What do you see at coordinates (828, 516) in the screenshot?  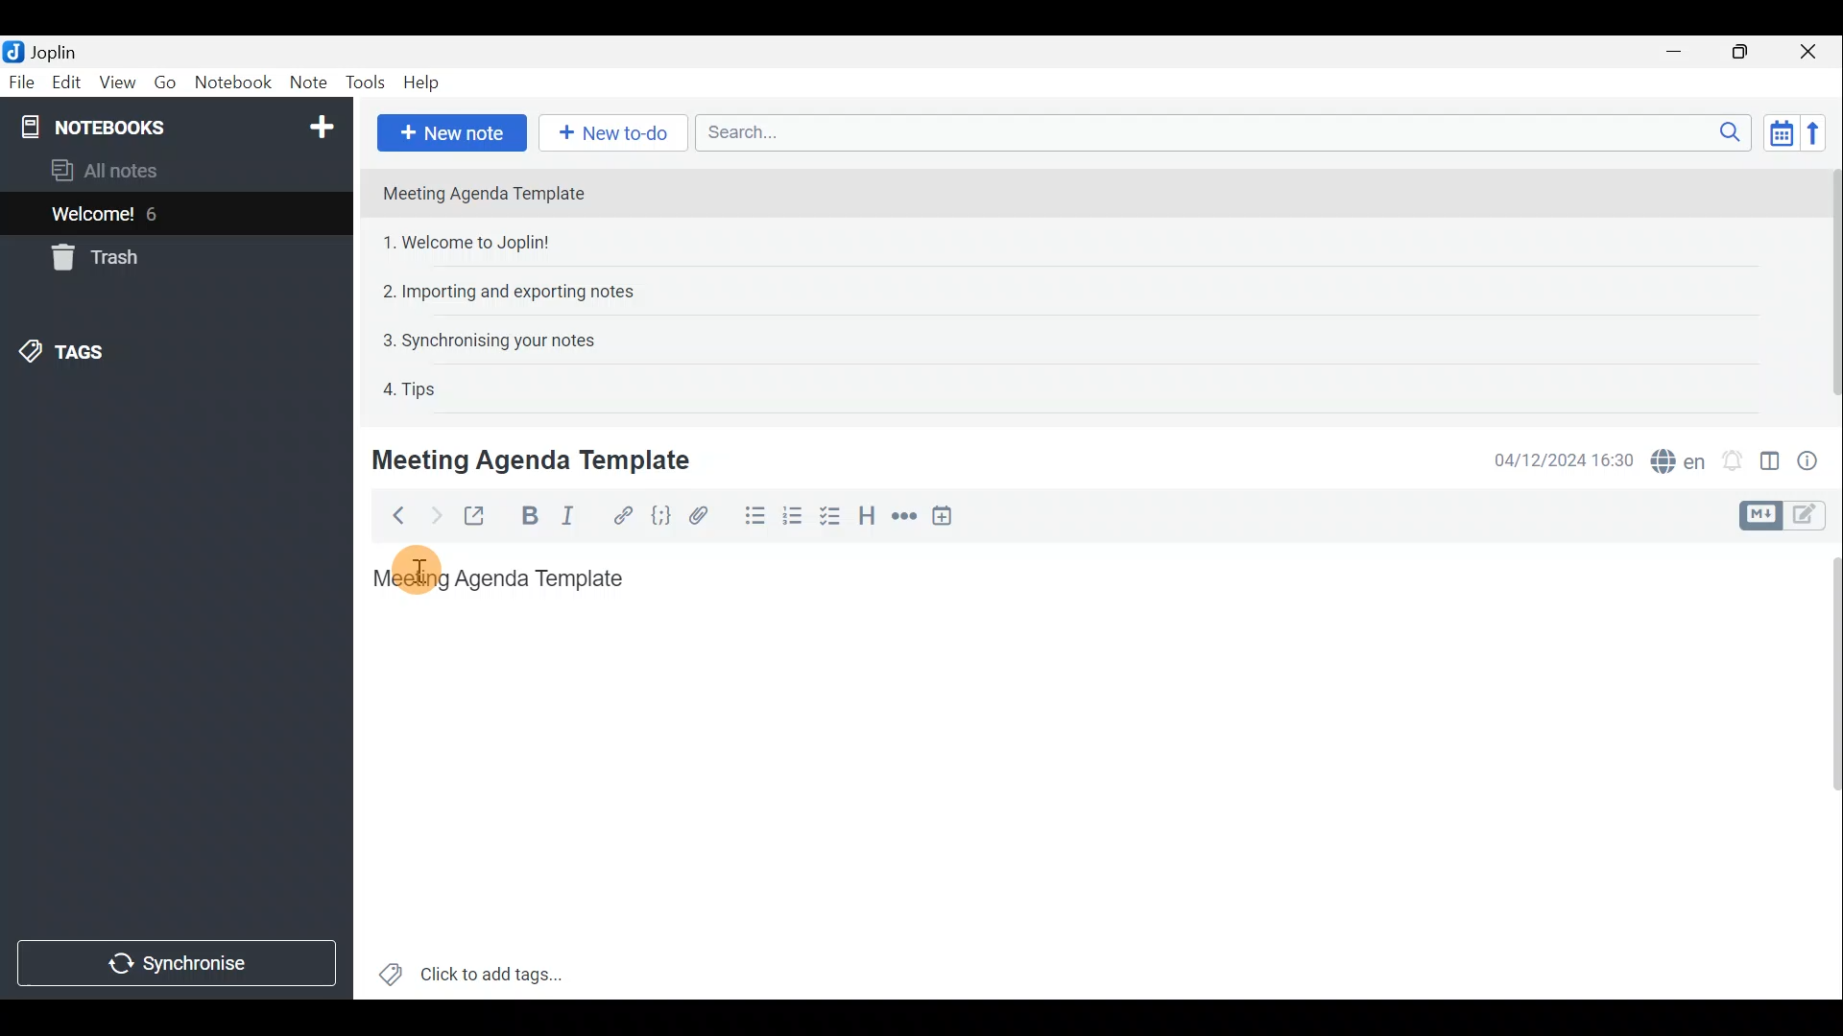 I see `Checkbox` at bounding box center [828, 516].